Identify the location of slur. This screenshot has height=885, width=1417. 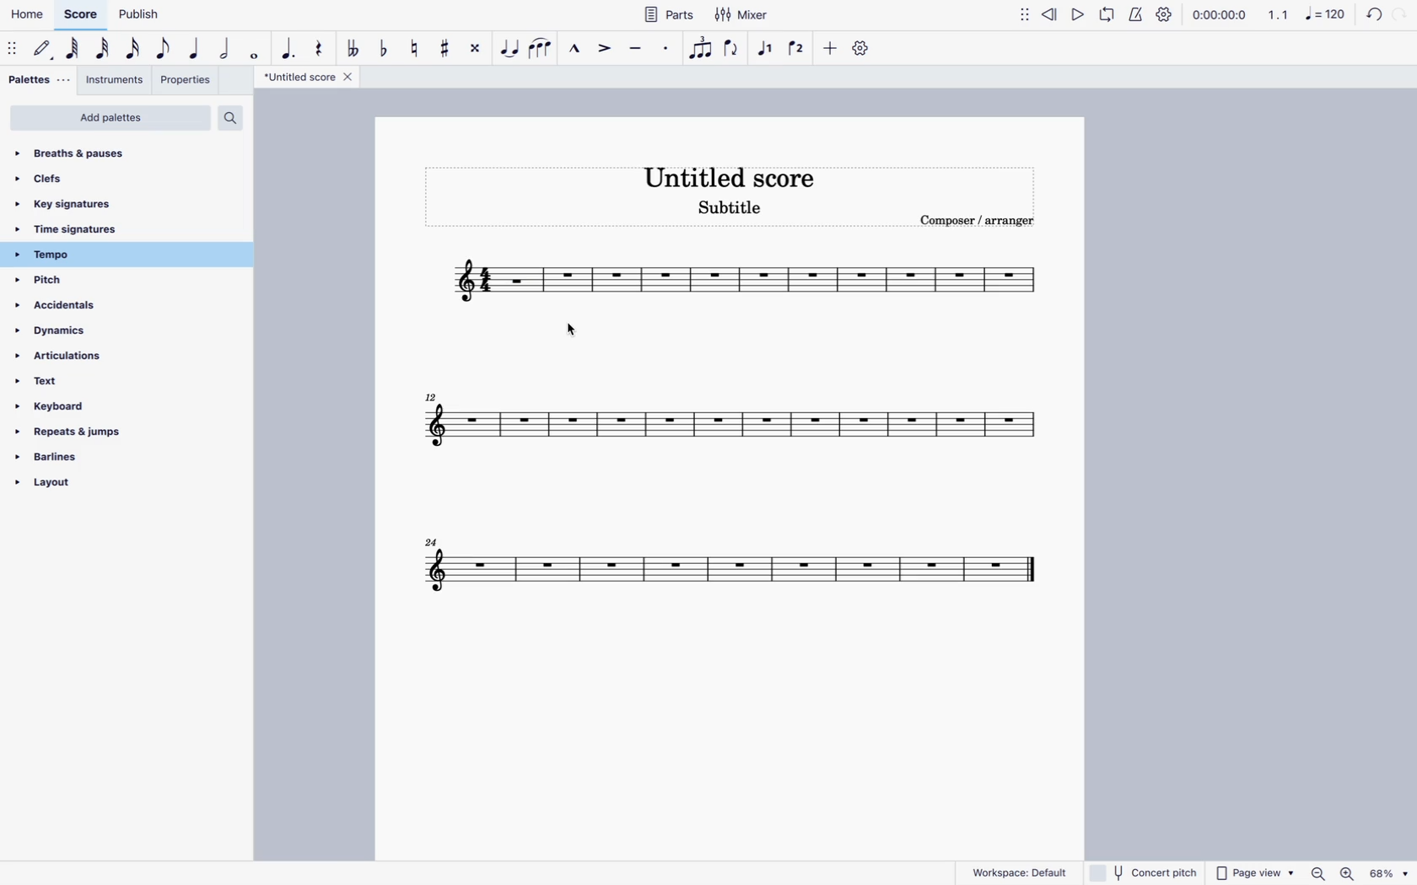
(541, 46).